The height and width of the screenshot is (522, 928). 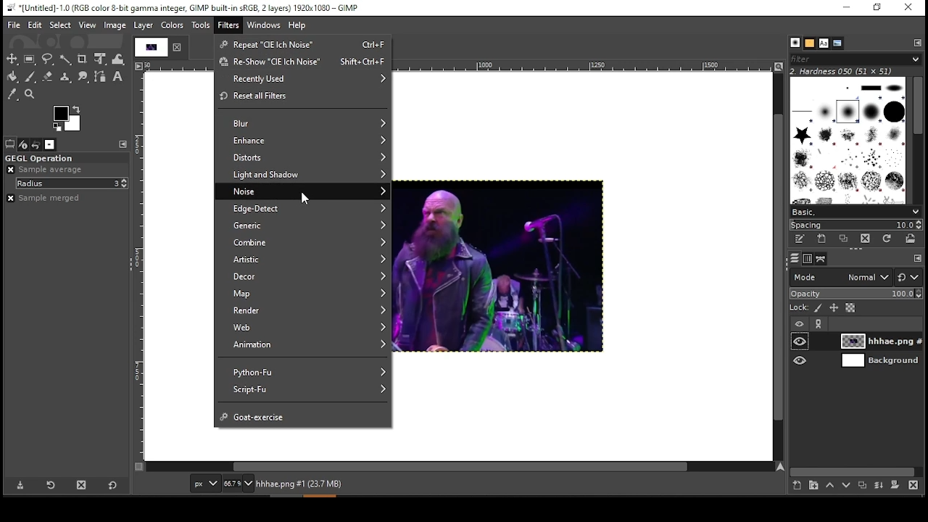 I want to click on layer visibility, so click(x=800, y=323).